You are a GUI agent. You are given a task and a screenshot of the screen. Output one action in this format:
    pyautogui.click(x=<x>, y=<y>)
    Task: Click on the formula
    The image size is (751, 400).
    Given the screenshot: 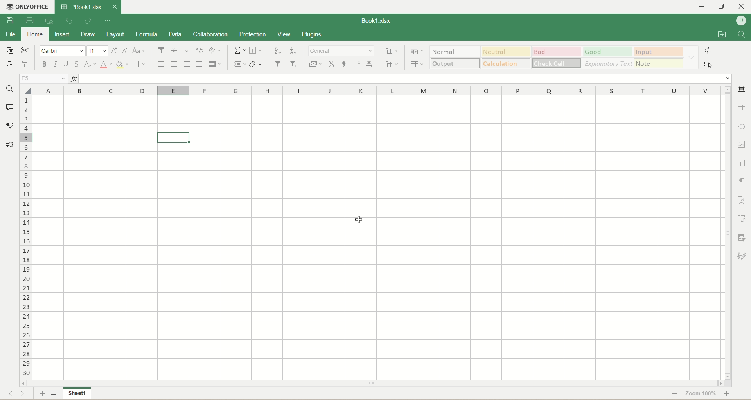 What is the action you would take?
    pyautogui.click(x=147, y=34)
    